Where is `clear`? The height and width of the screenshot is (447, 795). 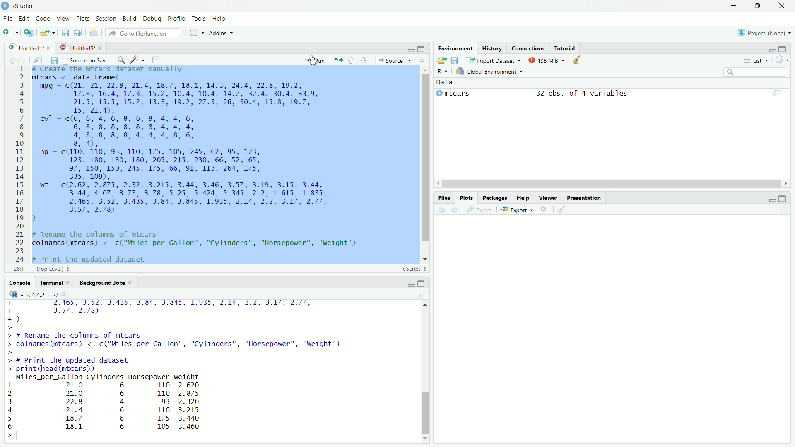 clear is located at coordinates (580, 60).